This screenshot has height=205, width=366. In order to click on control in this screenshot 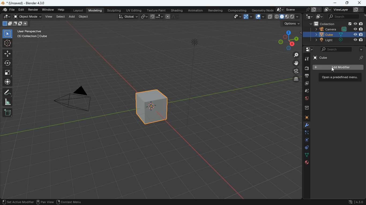, I will do `click(304, 148)`.